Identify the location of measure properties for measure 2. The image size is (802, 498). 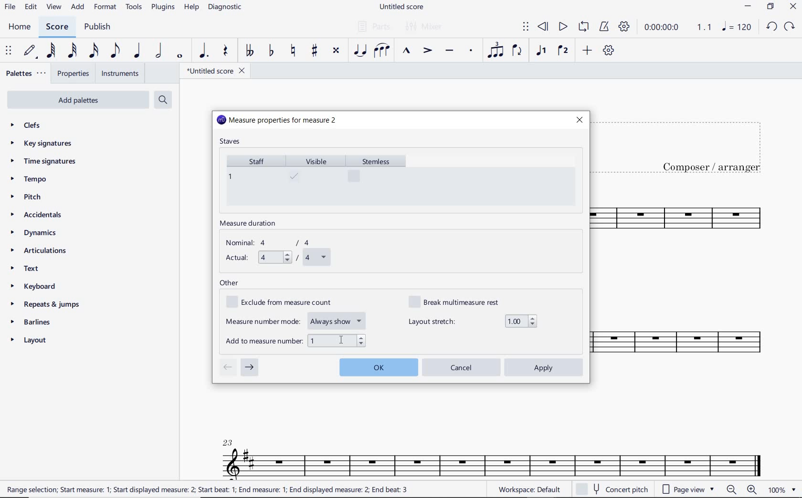
(277, 121).